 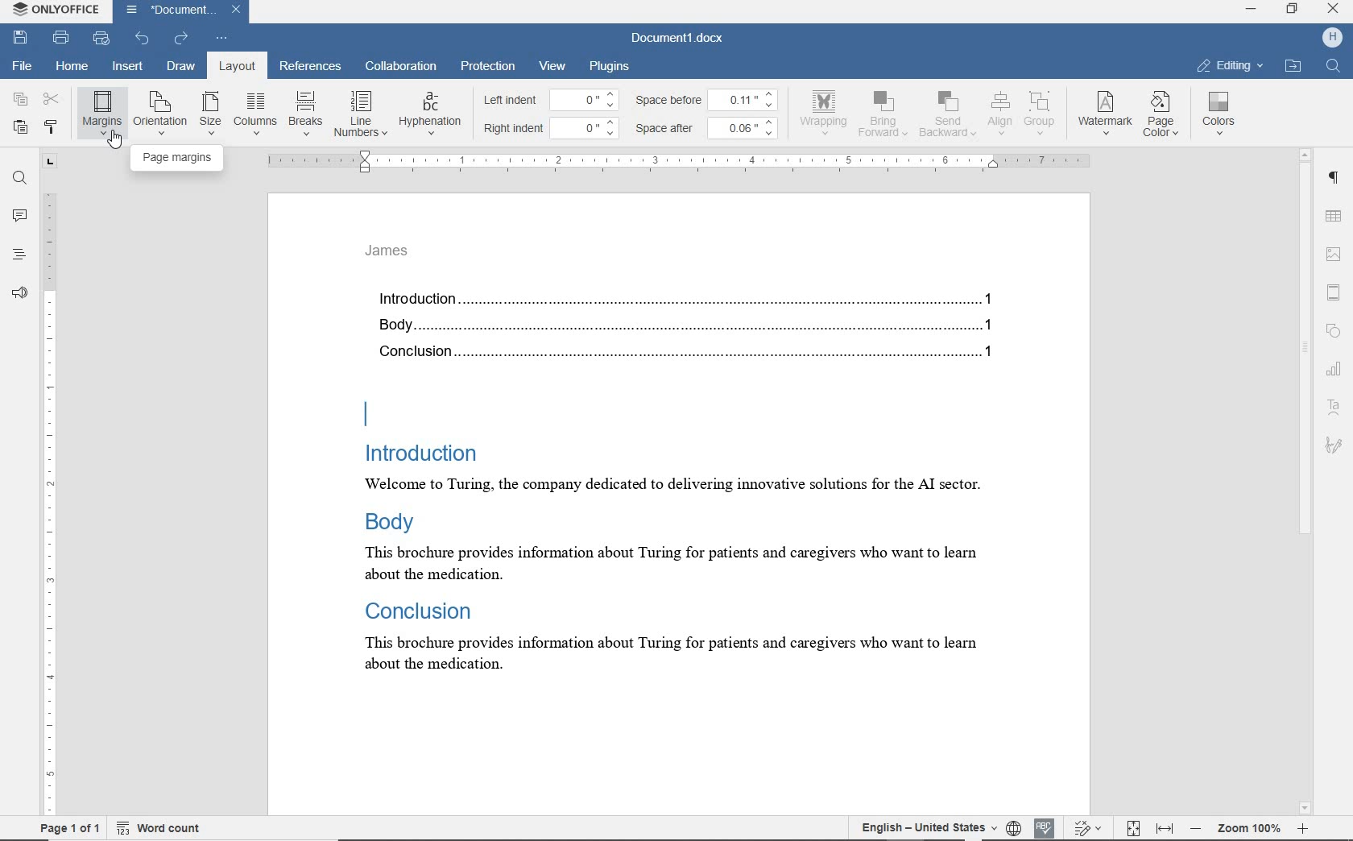 I want to click on profile, so click(x=1330, y=37).